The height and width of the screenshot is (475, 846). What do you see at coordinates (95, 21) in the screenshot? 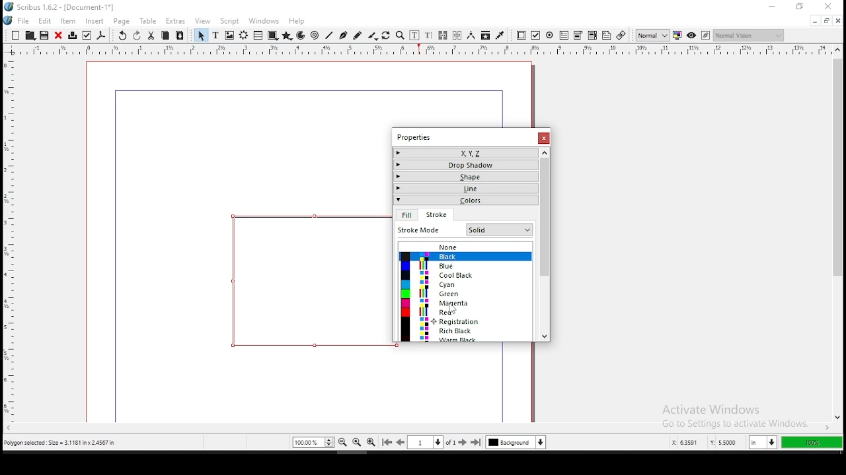
I see `insert` at bounding box center [95, 21].